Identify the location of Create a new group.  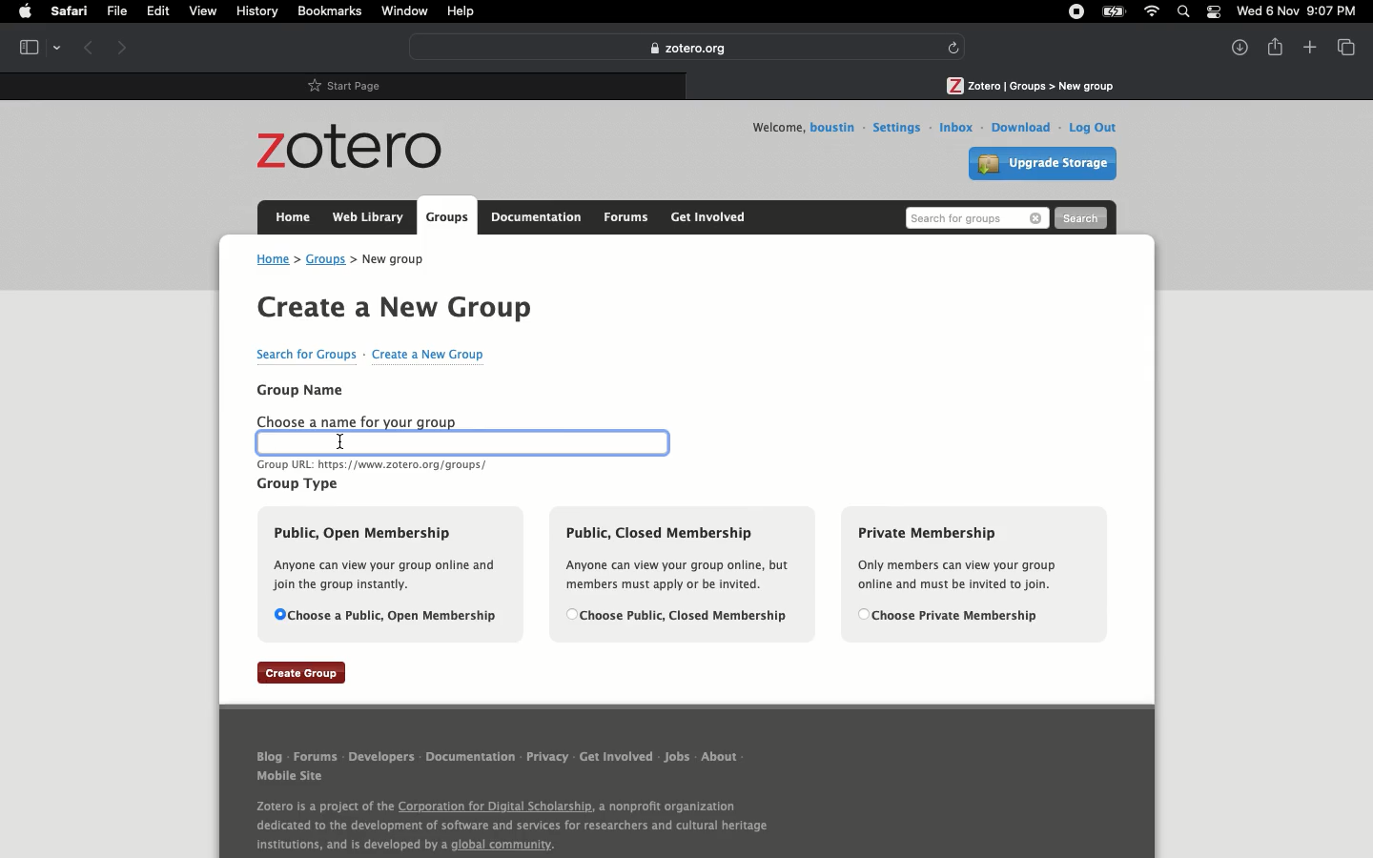
(429, 354).